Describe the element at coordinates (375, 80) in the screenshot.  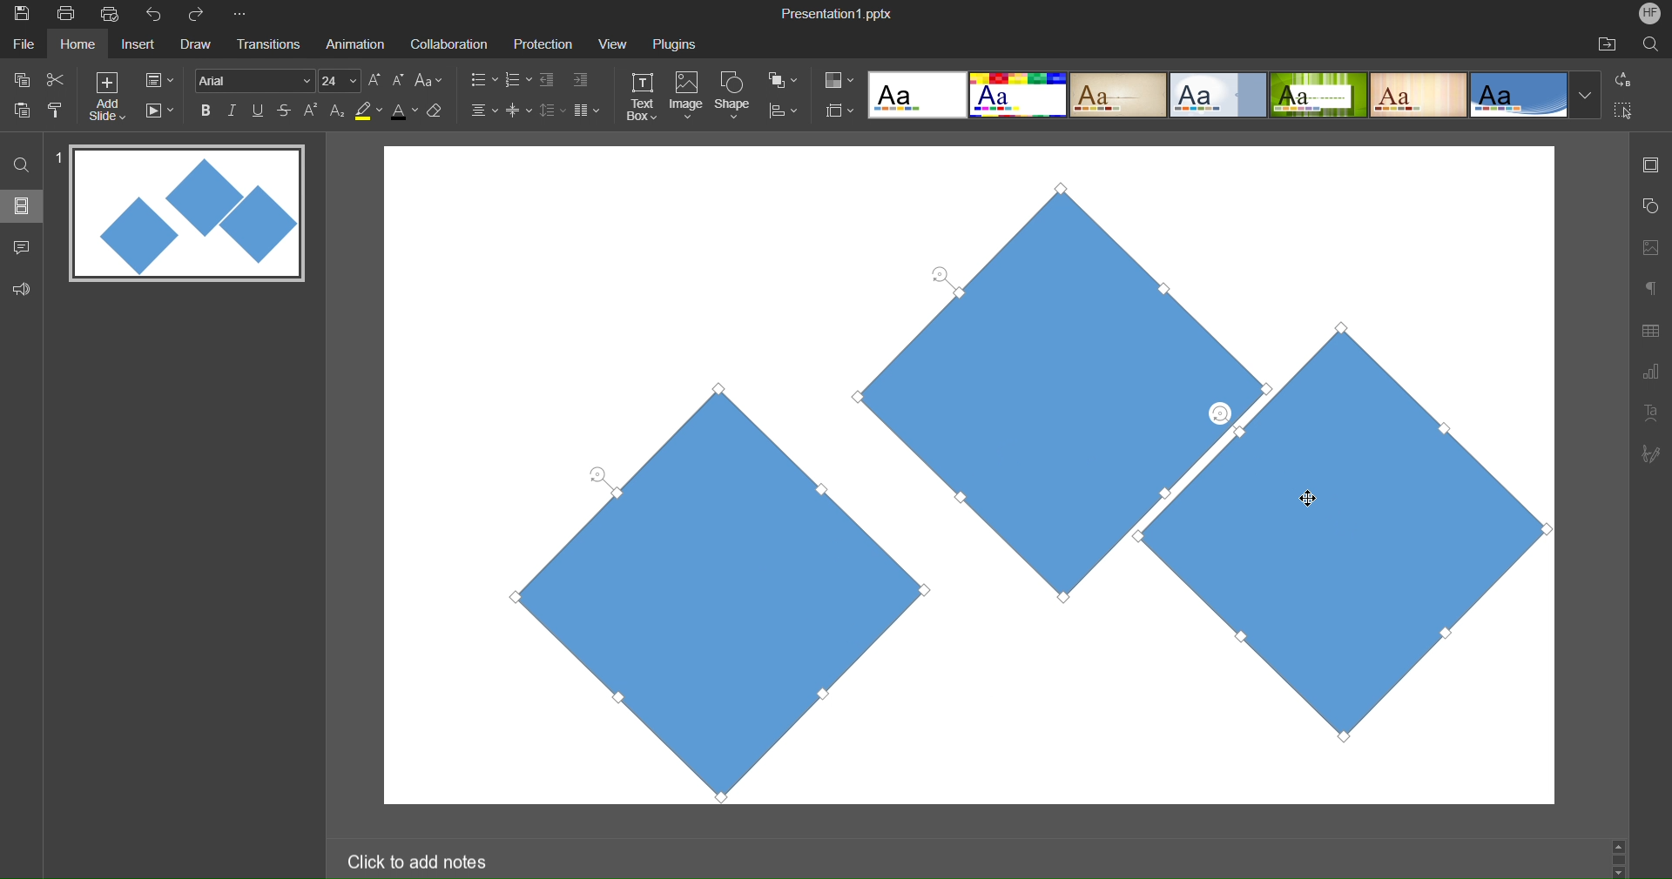
I see `Increase Font` at that location.